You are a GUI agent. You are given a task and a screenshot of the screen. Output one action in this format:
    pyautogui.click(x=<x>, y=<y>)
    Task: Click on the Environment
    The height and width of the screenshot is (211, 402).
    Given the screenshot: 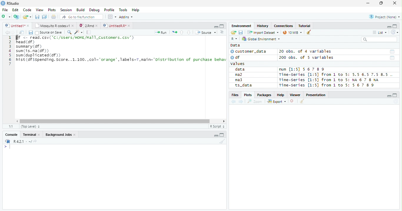 What is the action you would take?
    pyautogui.click(x=242, y=26)
    